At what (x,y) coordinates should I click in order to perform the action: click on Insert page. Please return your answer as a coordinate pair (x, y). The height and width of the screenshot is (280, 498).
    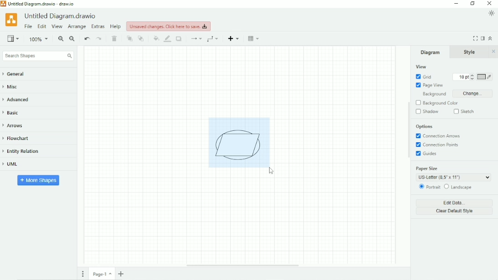
    Looking at the image, I should click on (122, 274).